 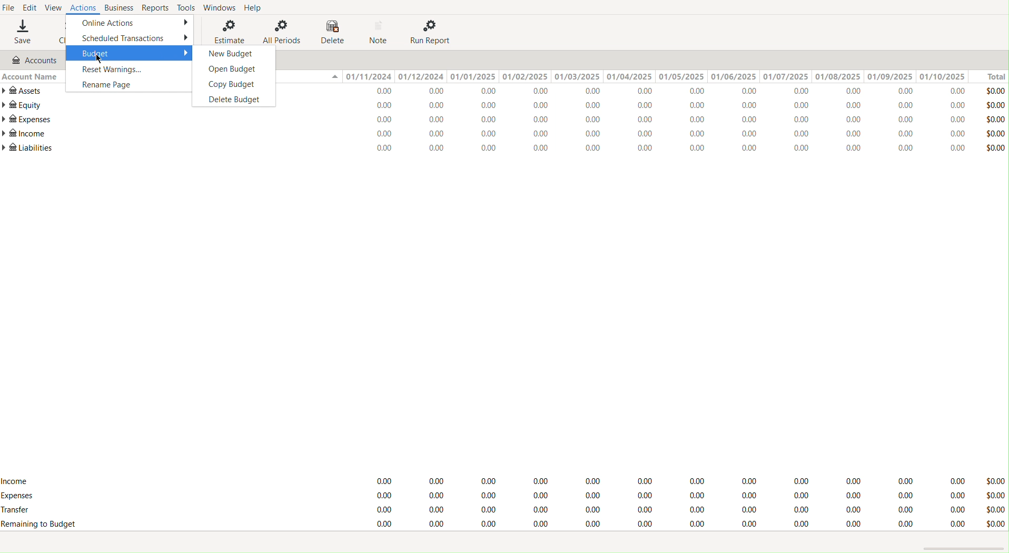 I want to click on Remaining to Budget, so click(x=670, y=525).